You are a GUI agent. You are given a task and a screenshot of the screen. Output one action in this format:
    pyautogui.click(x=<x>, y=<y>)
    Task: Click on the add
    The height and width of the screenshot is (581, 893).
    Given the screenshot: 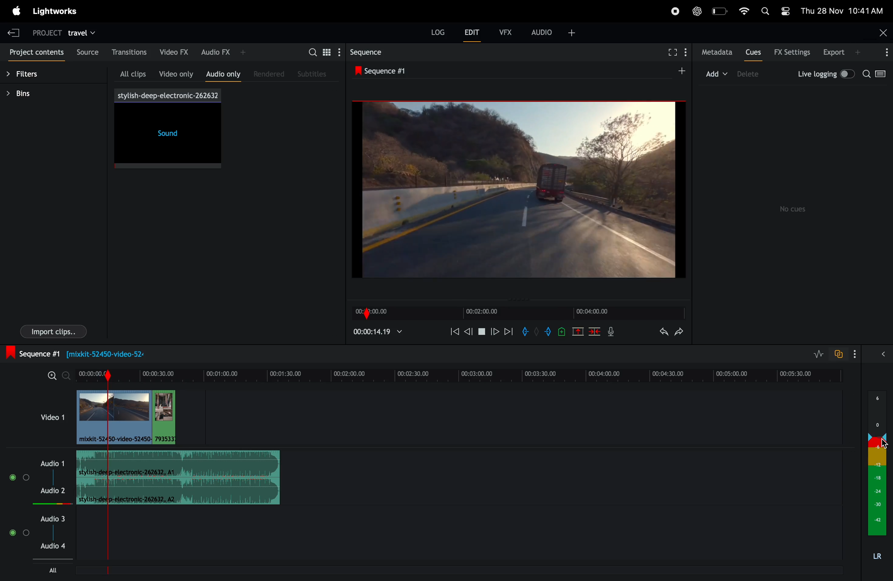 What is the action you would take?
    pyautogui.click(x=717, y=74)
    